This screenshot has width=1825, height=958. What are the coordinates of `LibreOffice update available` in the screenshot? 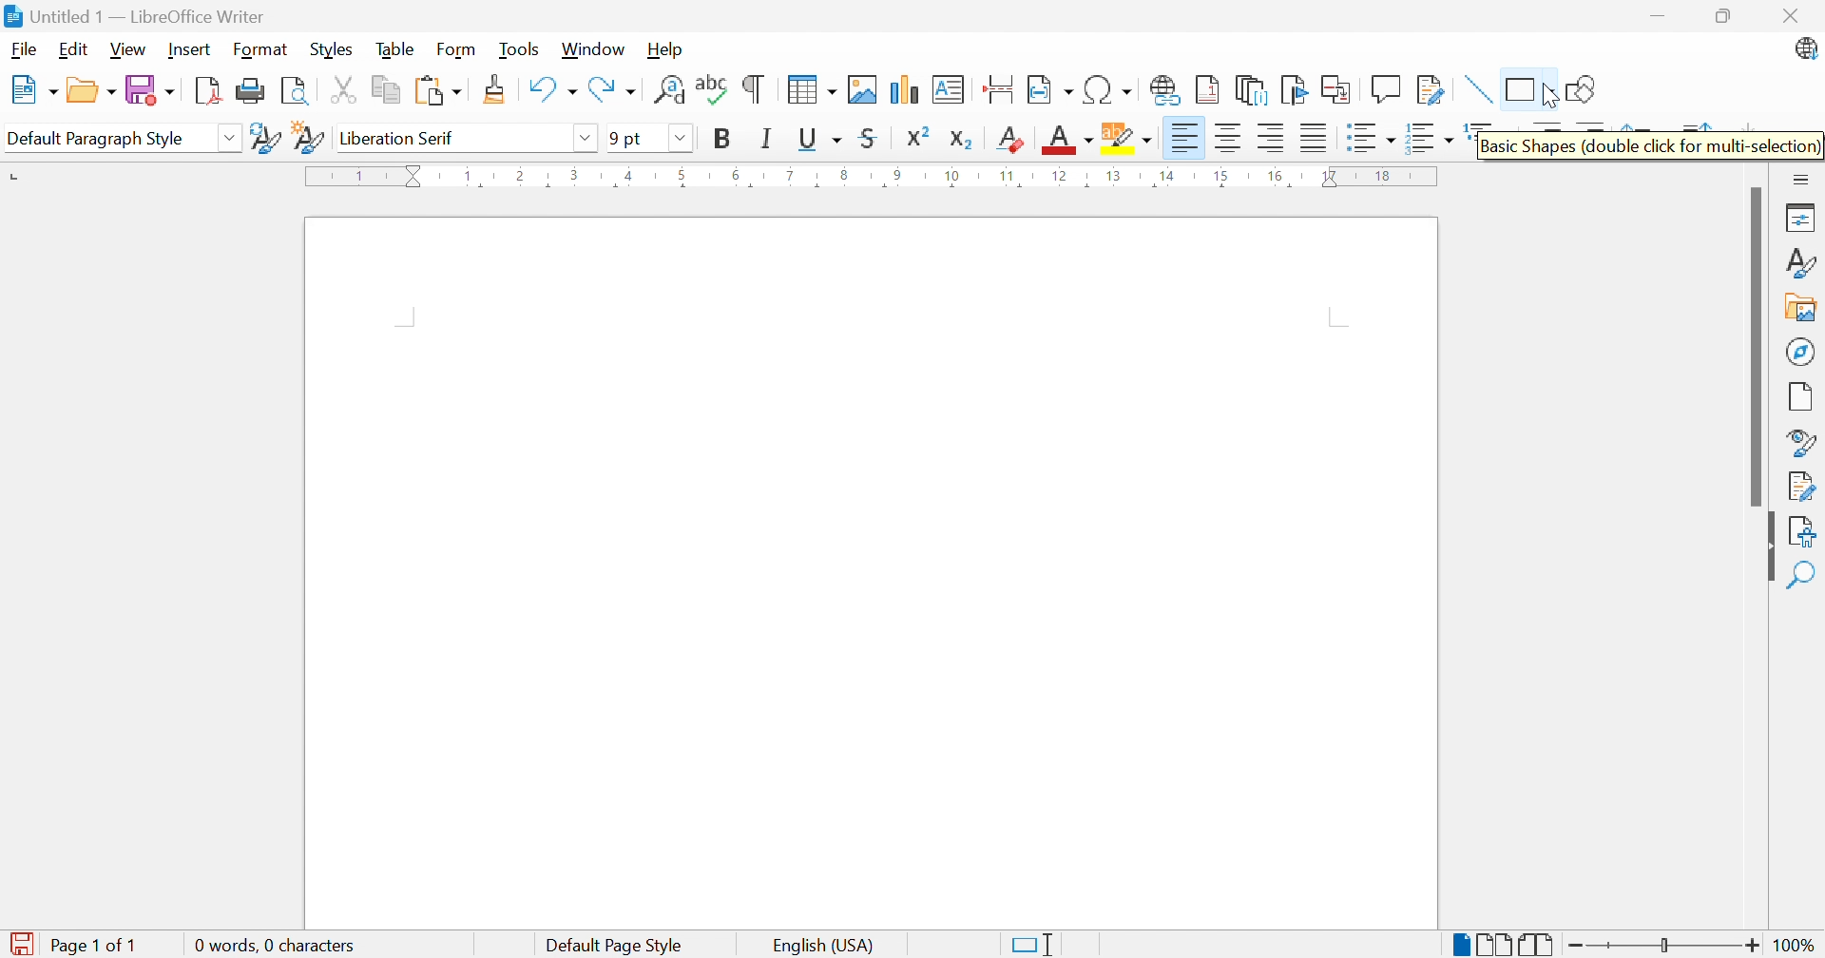 It's located at (1804, 48).